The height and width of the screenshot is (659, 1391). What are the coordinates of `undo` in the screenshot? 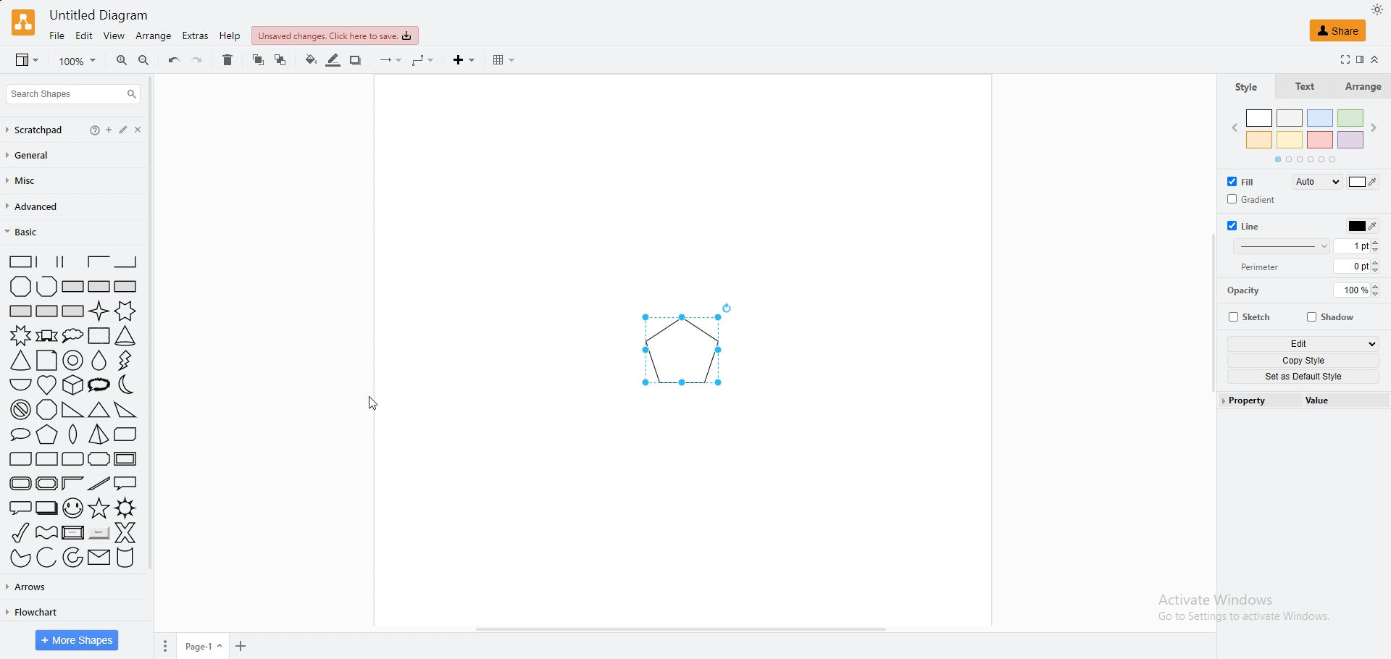 It's located at (173, 60).